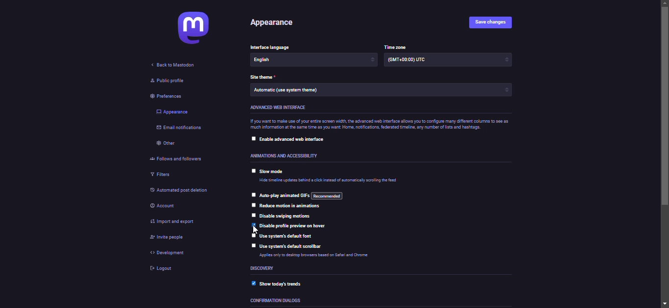  I want to click on theme, so click(265, 76).